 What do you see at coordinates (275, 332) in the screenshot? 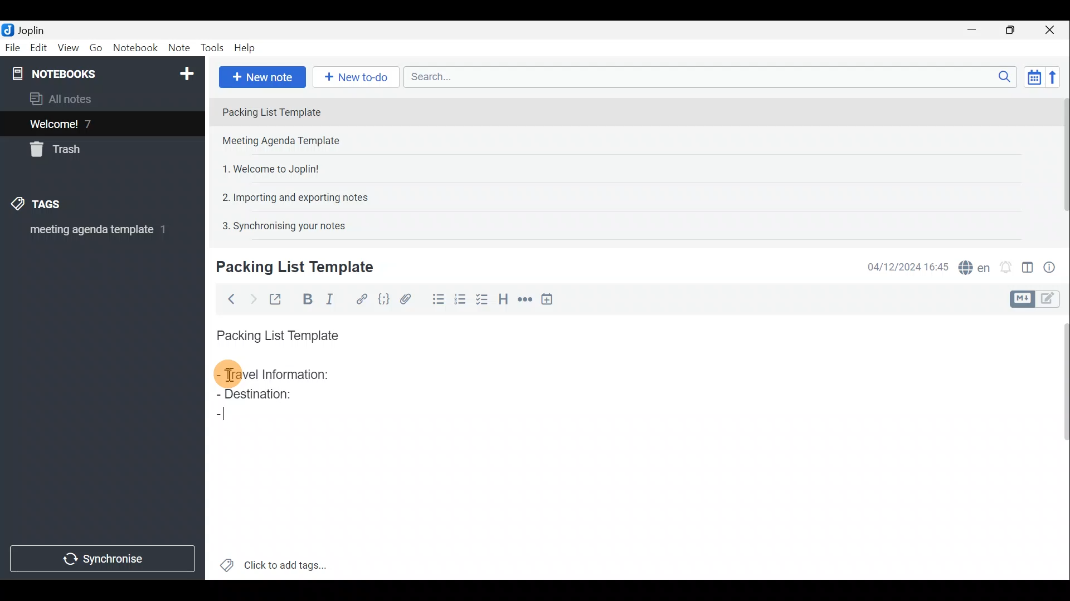
I see `Packing List Template` at bounding box center [275, 332].